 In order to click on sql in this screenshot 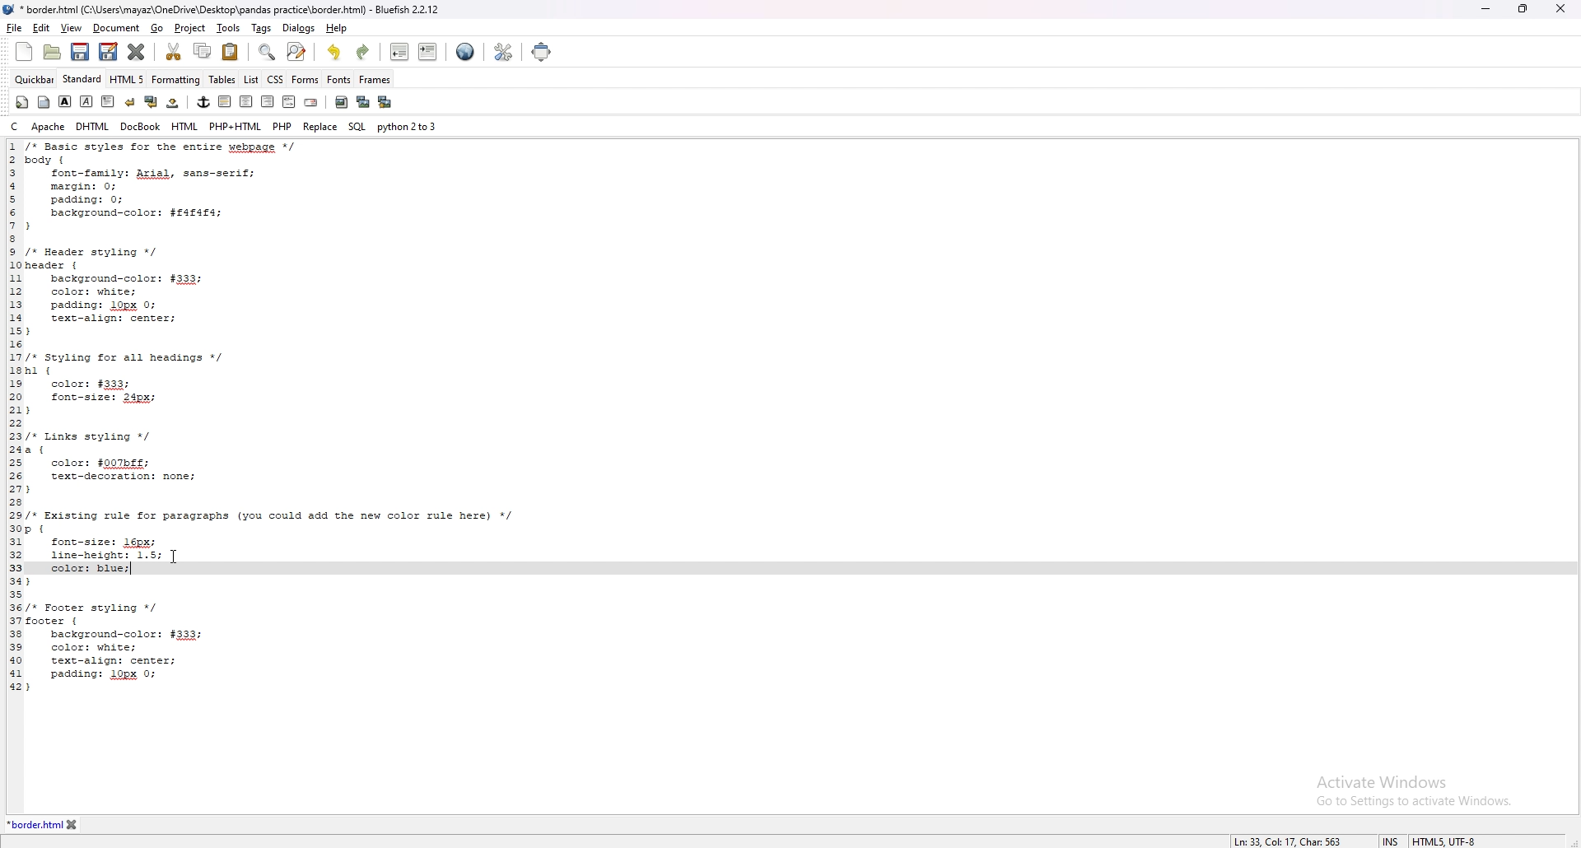, I will do `click(357, 126)`.